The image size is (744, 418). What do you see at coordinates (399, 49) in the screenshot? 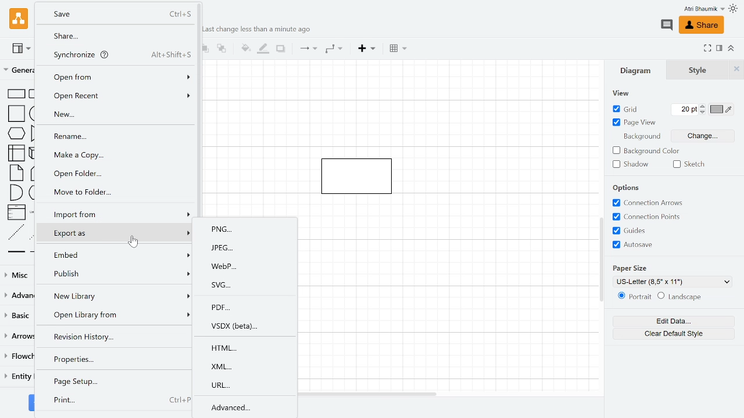
I see `Table` at bounding box center [399, 49].